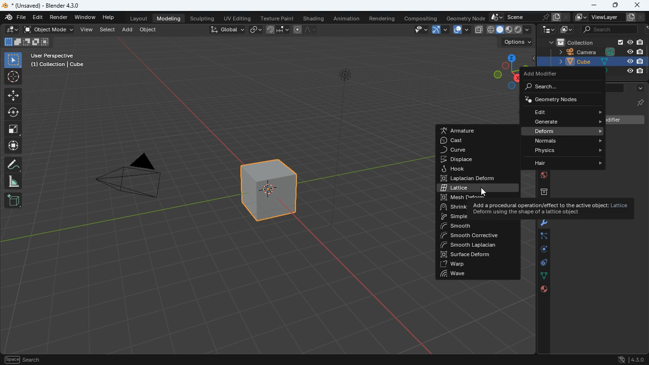  Describe the element at coordinates (11, 29) in the screenshot. I see `edit` at that location.